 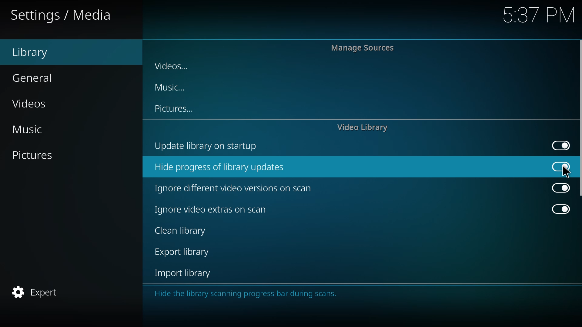 I want to click on clean library, so click(x=182, y=231).